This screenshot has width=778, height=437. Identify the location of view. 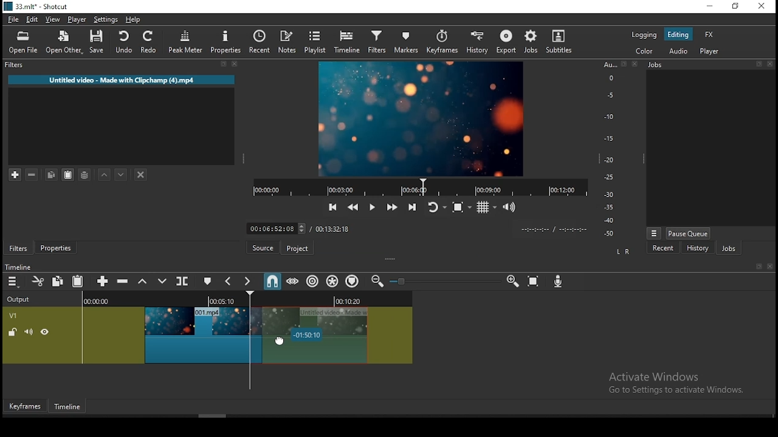
(53, 19).